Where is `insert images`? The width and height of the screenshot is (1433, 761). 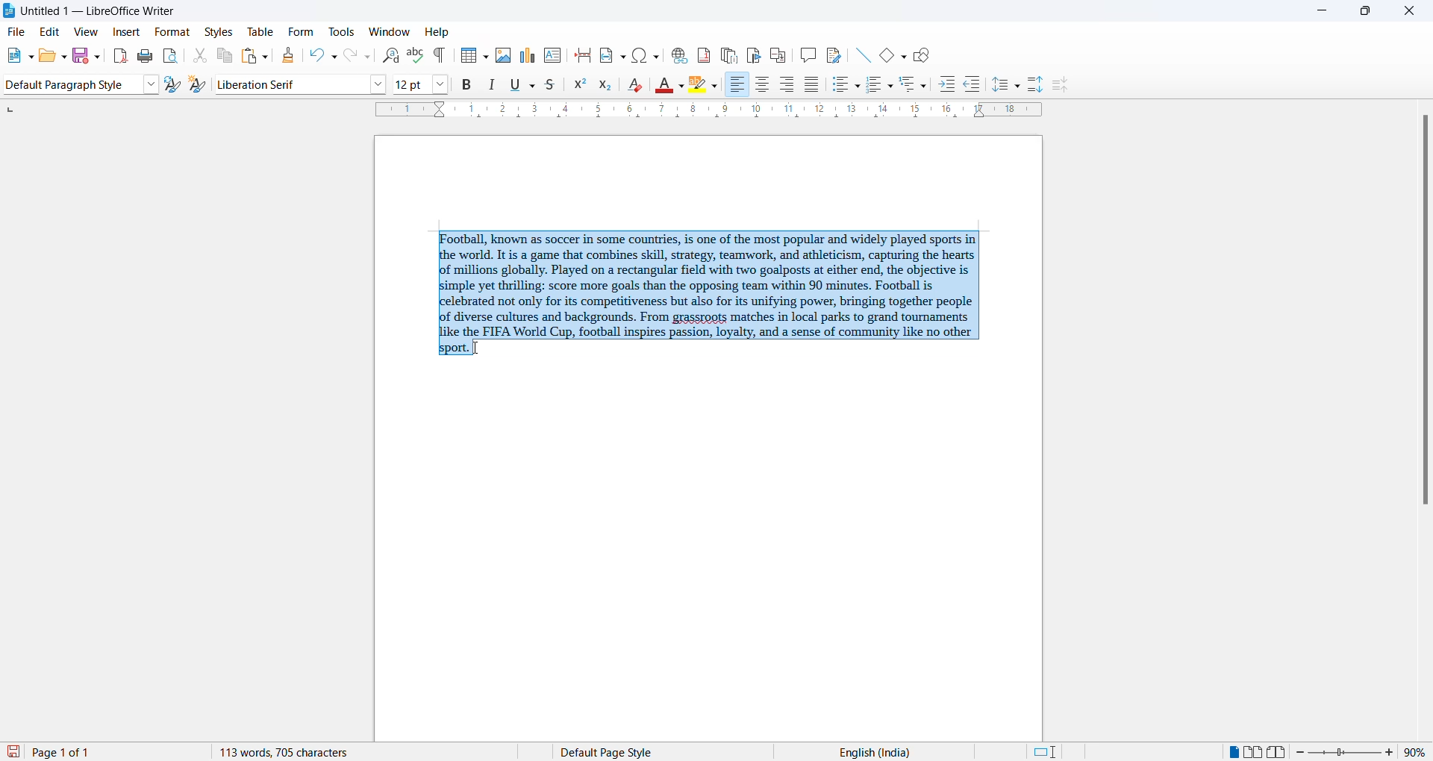
insert images is located at coordinates (505, 57).